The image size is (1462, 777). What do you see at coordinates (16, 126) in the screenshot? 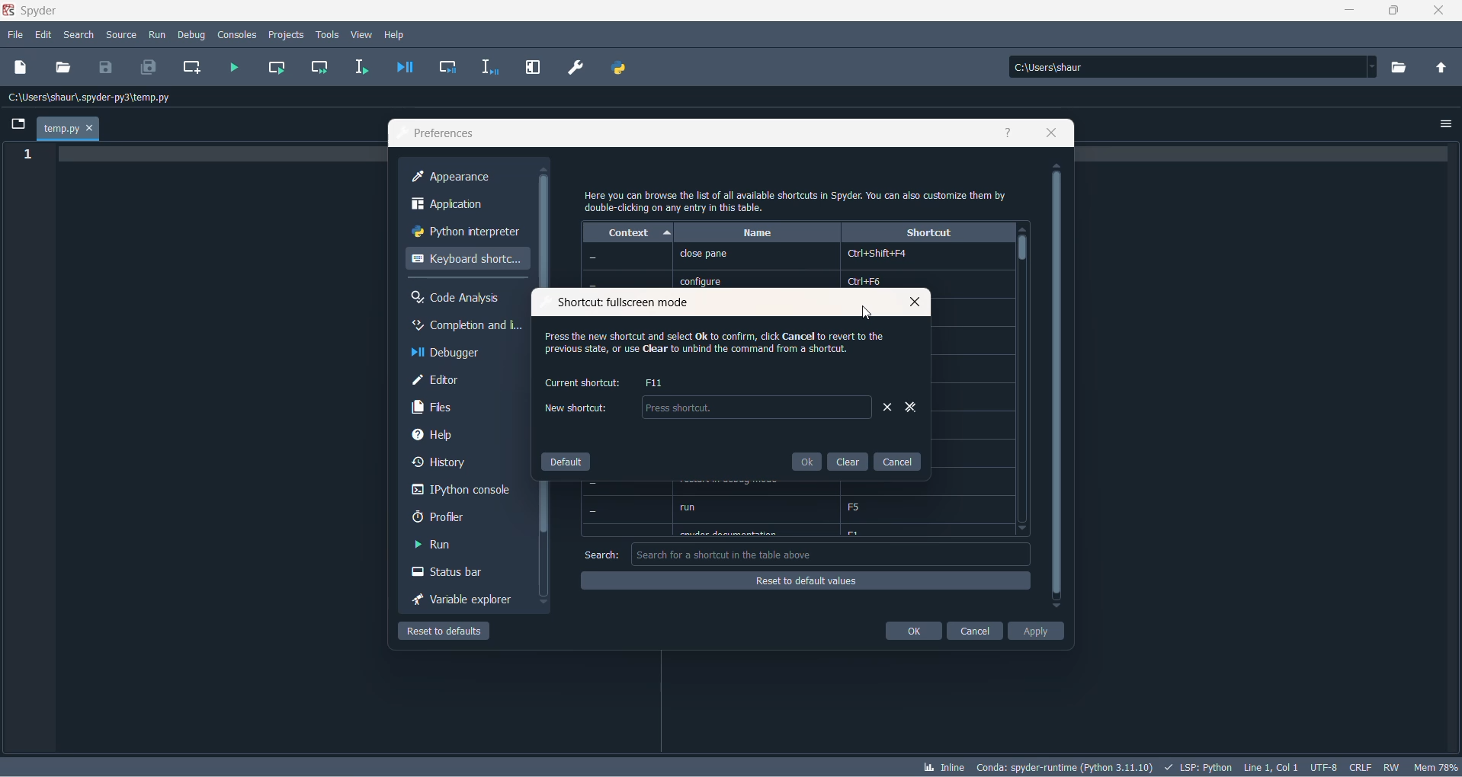
I see `folder` at bounding box center [16, 126].